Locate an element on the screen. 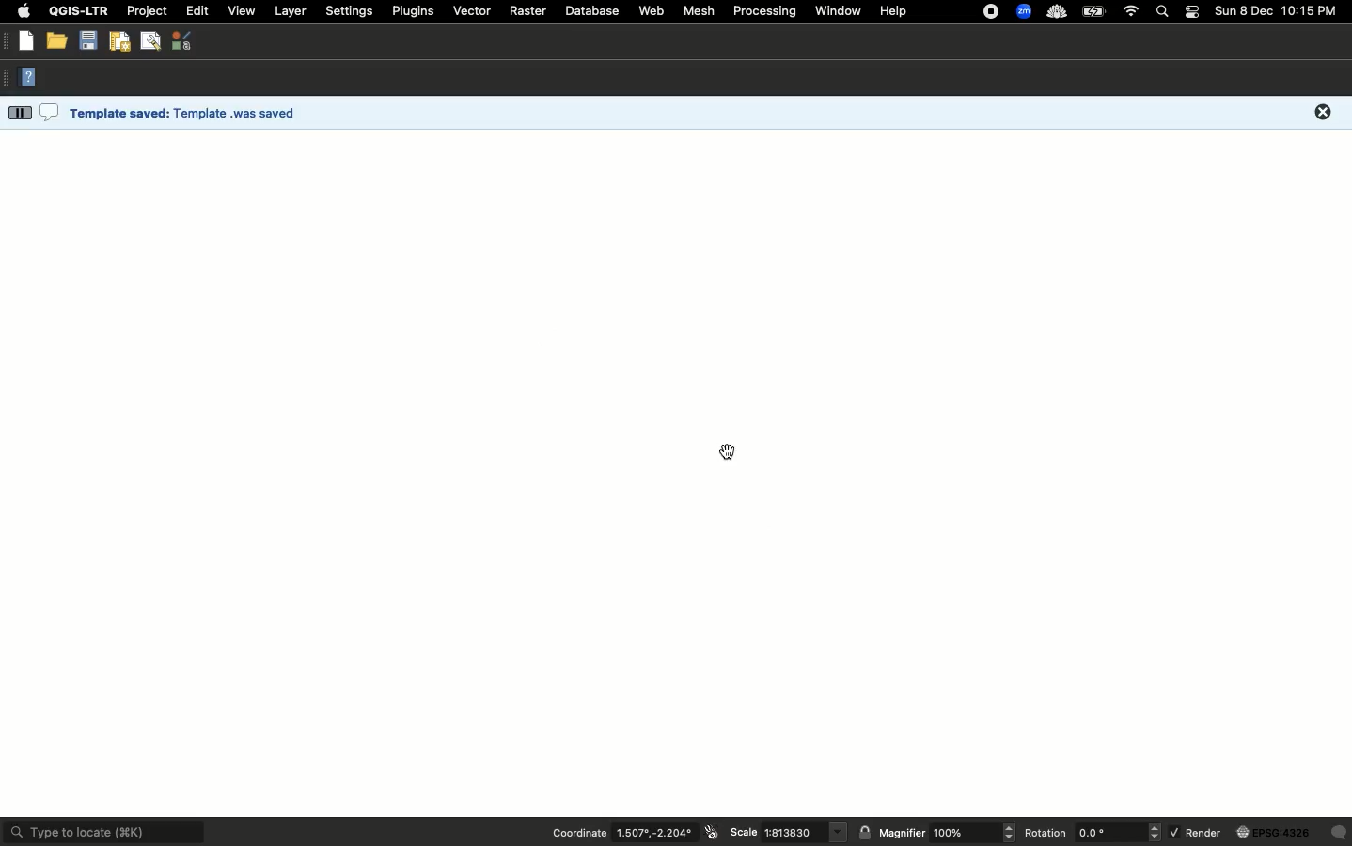 This screenshot has height=846, width=1352. Save is located at coordinates (87, 43).